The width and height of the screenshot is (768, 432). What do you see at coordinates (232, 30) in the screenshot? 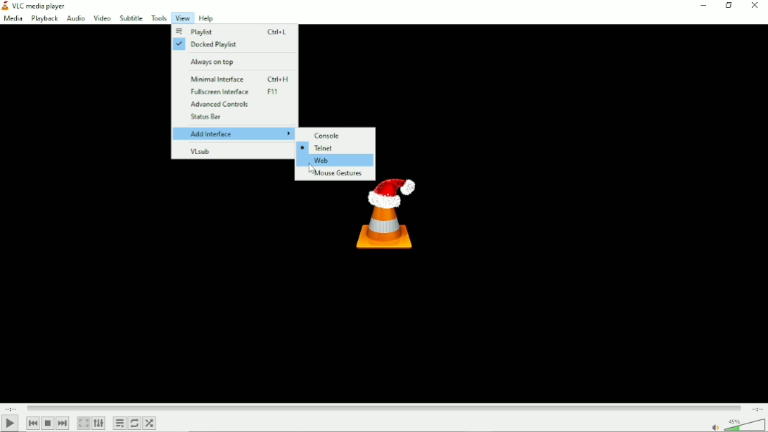
I see `Playlist` at bounding box center [232, 30].